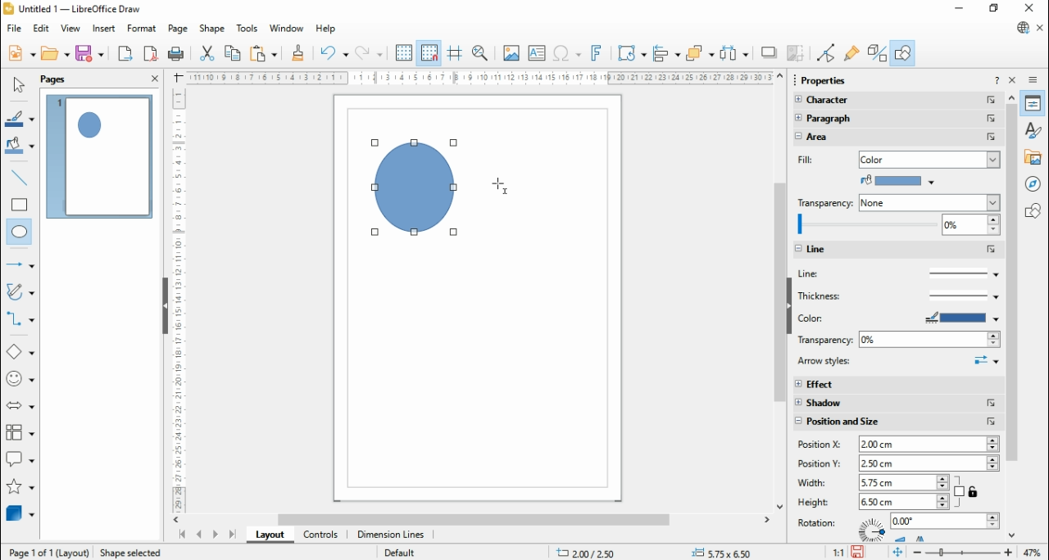 This screenshot has height=560, width=1049. I want to click on fill color, so click(808, 160).